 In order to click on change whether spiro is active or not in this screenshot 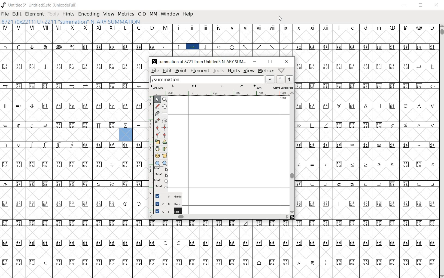, I will do `click(165, 120)`.